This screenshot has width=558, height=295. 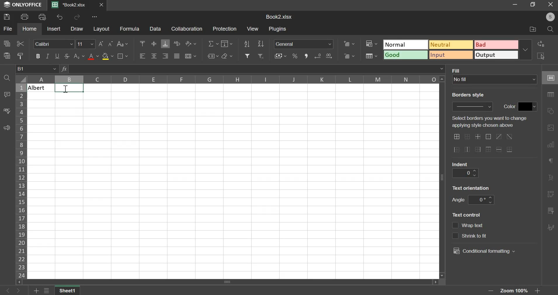 I want to click on clear, so click(x=227, y=56).